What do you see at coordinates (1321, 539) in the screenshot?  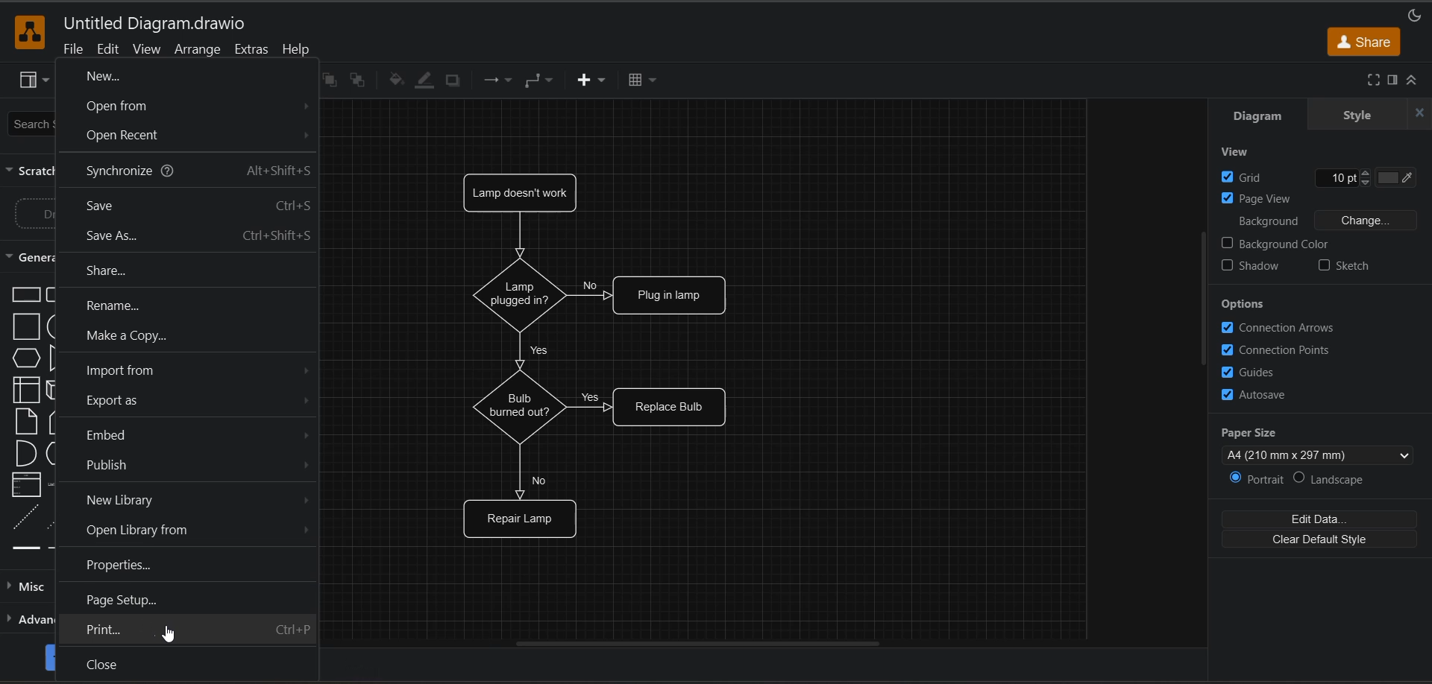 I see `clear default style` at bounding box center [1321, 539].